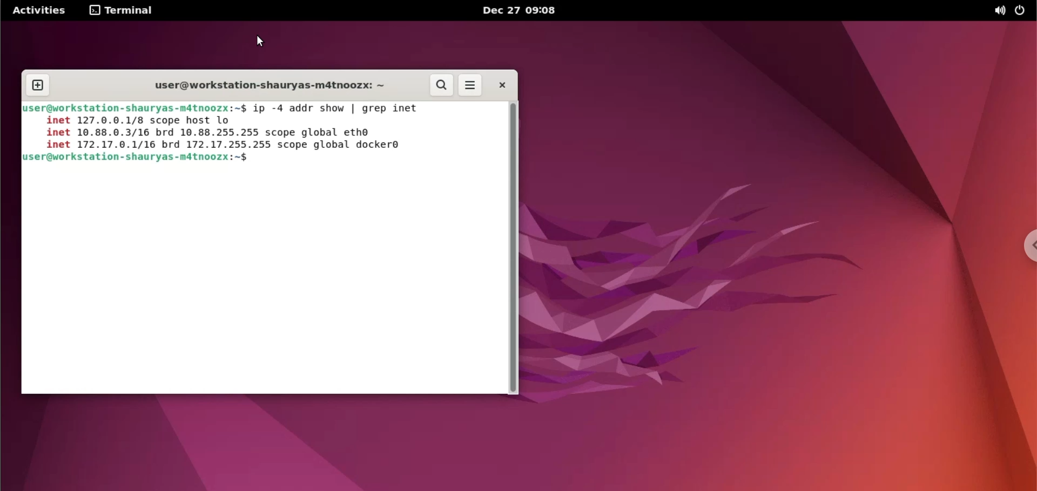 This screenshot has width=1037, height=491. What do you see at coordinates (348, 107) in the screenshot?
I see `ip -4 addr show | grep inet` at bounding box center [348, 107].